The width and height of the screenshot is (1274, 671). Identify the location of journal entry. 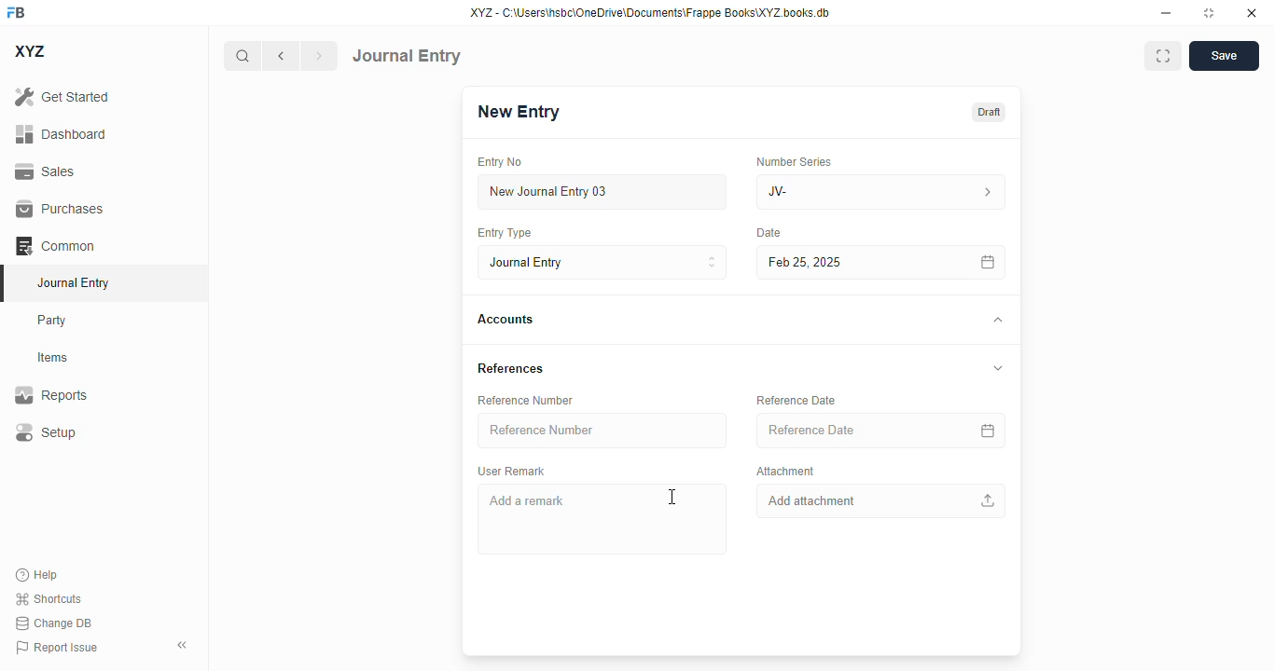
(407, 56).